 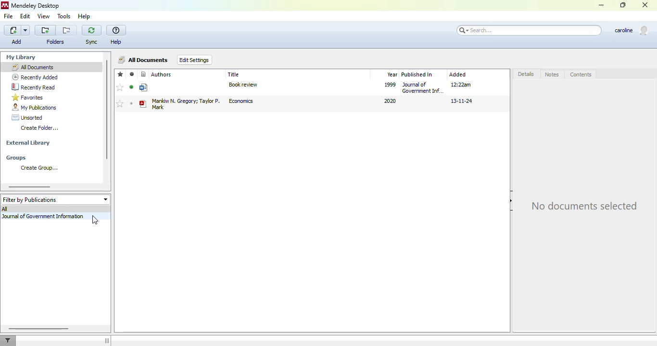 What do you see at coordinates (120, 104) in the screenshot?
I see `mark as favorites` at bounding box center [120, 104].